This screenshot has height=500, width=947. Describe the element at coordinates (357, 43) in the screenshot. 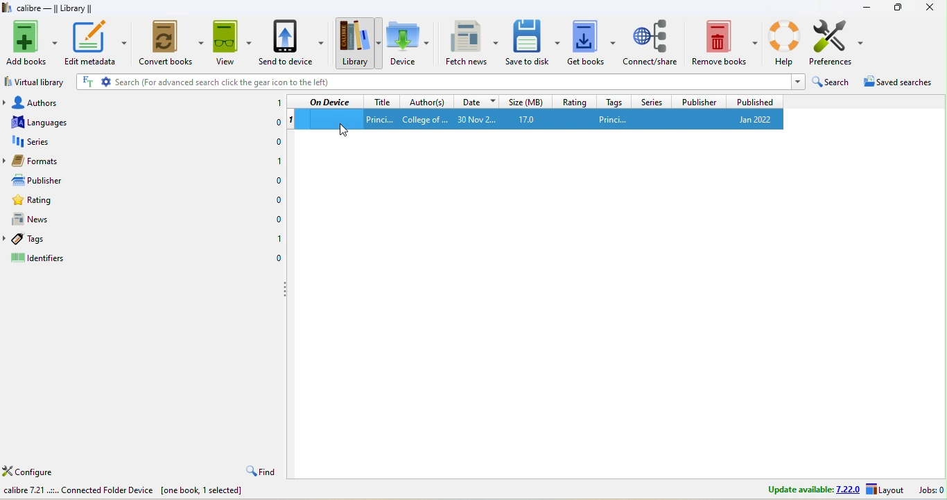

I see `library` at that location.